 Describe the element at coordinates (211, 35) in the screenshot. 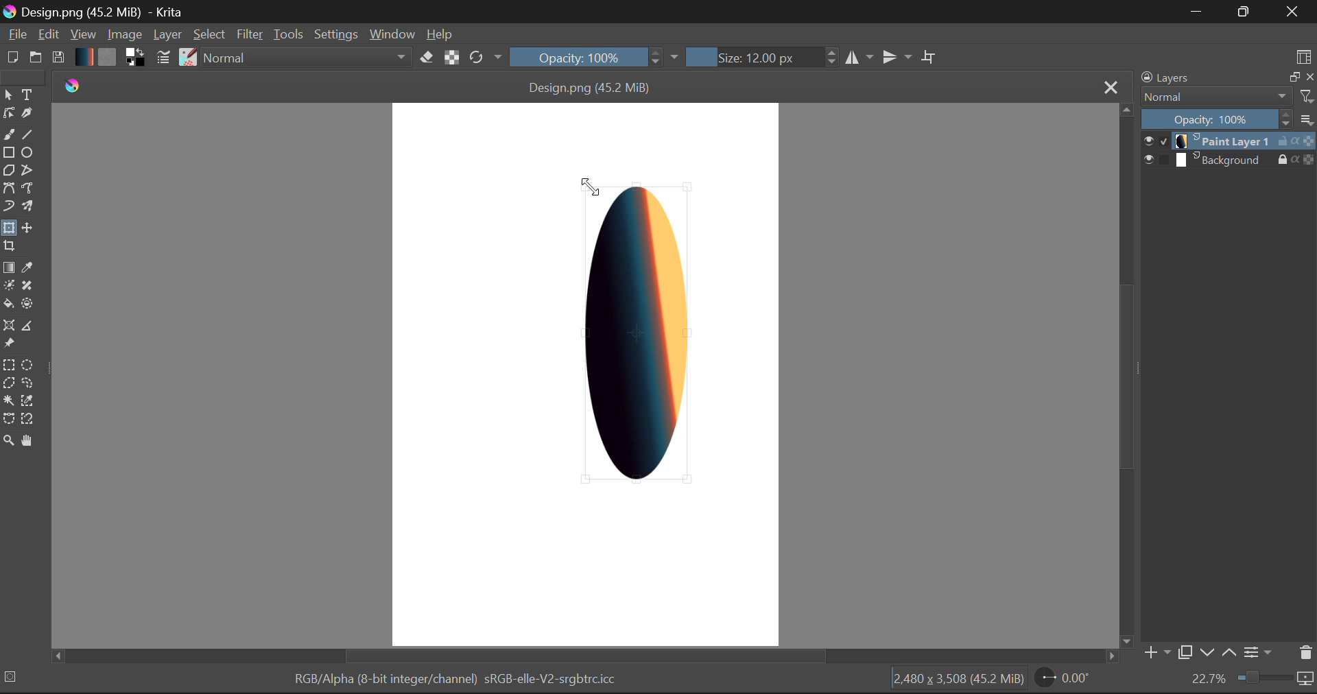

I see `Select` at that location.